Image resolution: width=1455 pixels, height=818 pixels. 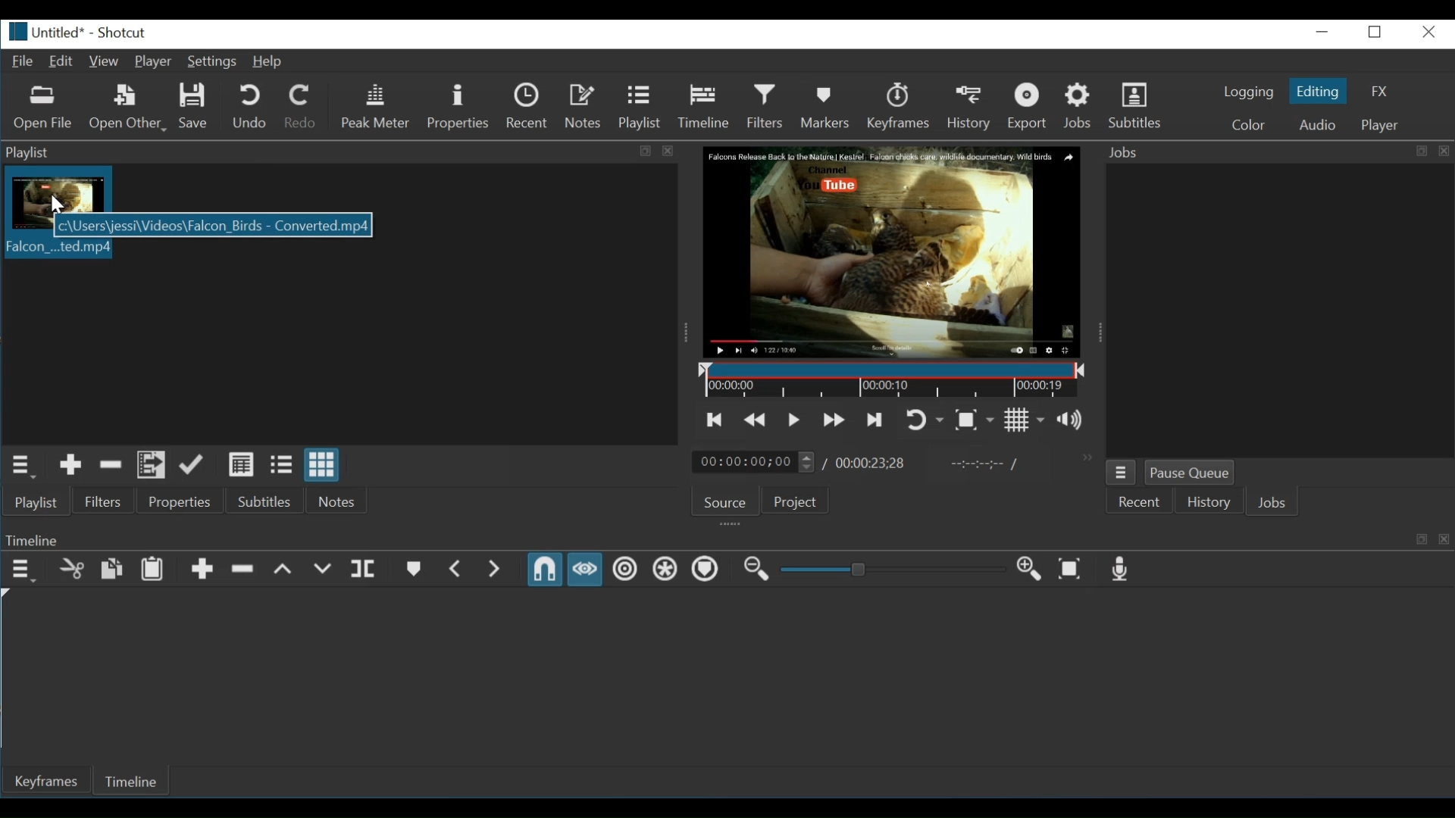 What do you see at coordinates (271, 500) in the screenshot?
I see `Subtitles` at bounding box center [271, 500].